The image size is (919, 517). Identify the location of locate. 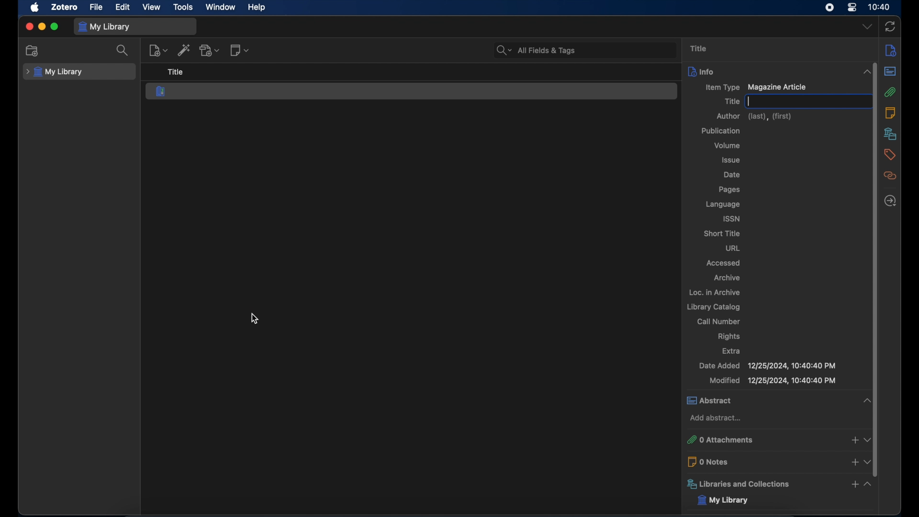
(893, 201).